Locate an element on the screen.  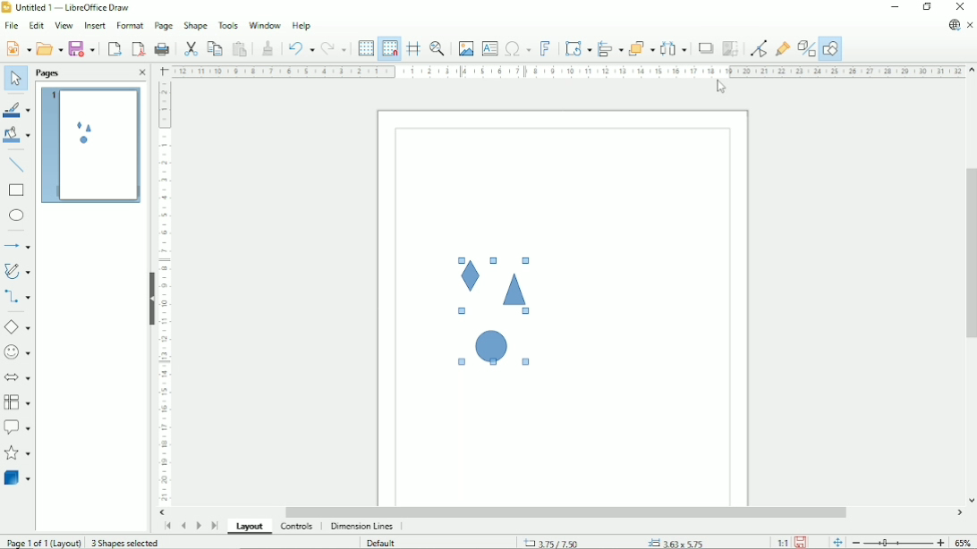
Display grid is located at coordinates (365, 47).